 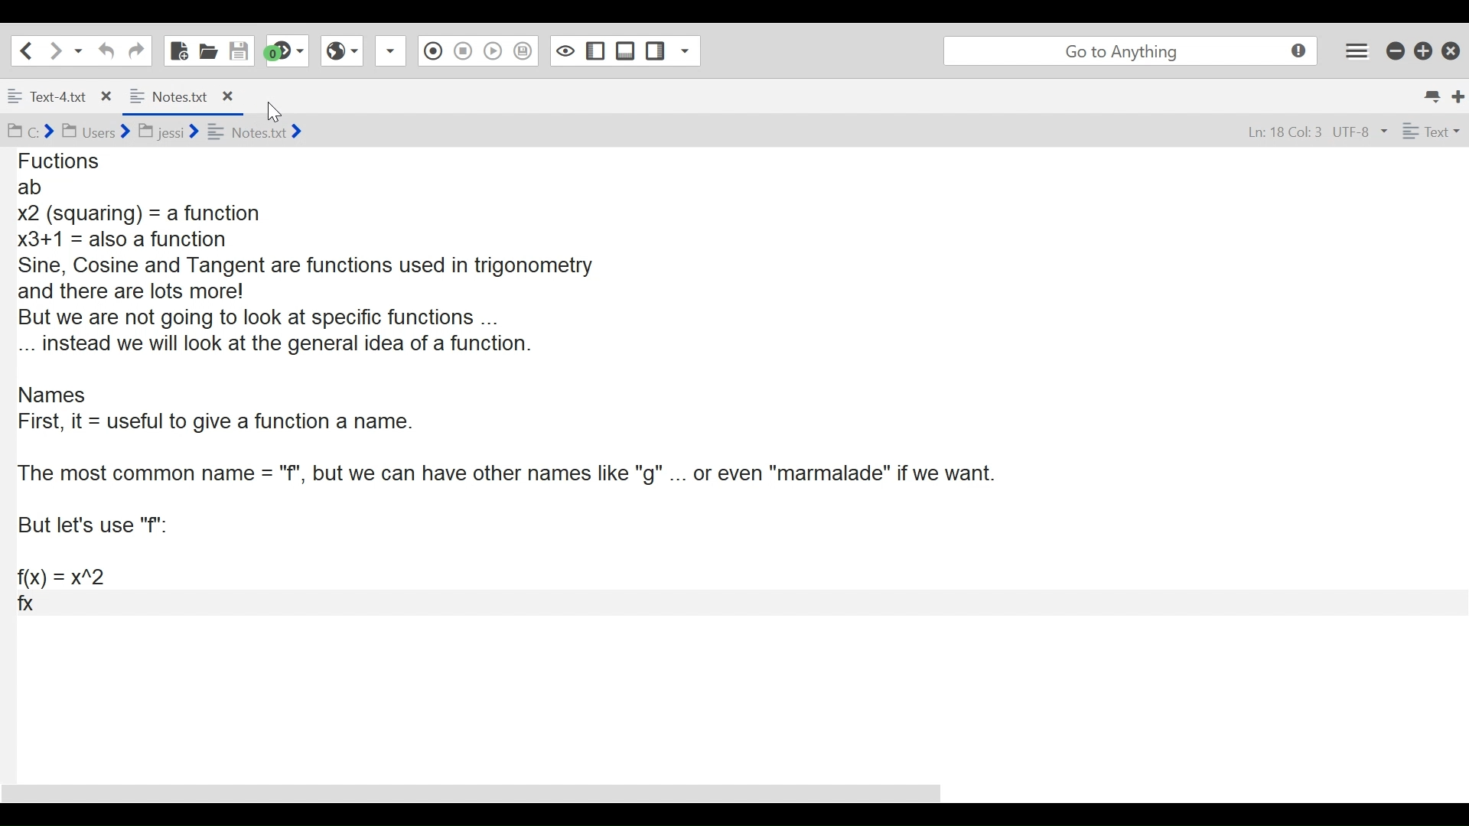 What do you see at coordinates (109, 94) in the screenshot?
I see `close` at bounding box center [109, 94].